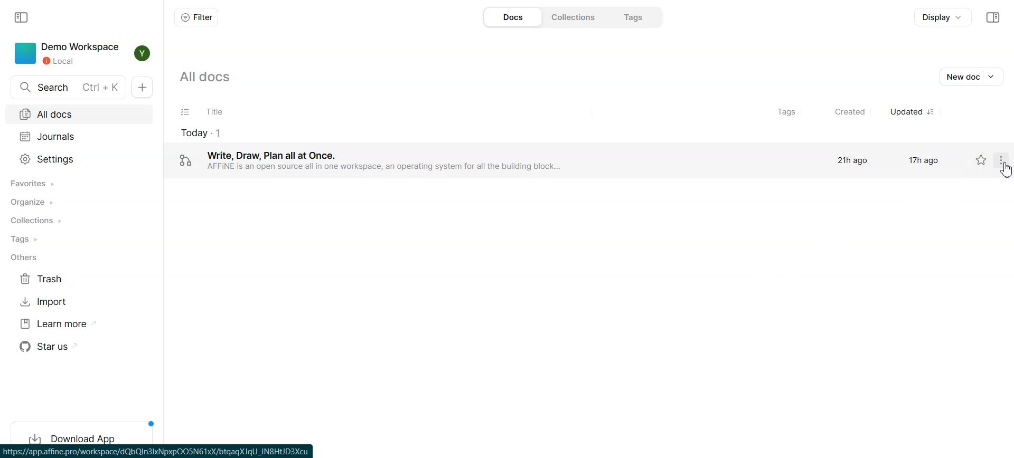  Describe the element at coordinates (996, 77) in the screenshot. I see `Drop down box of new doc` at that location.